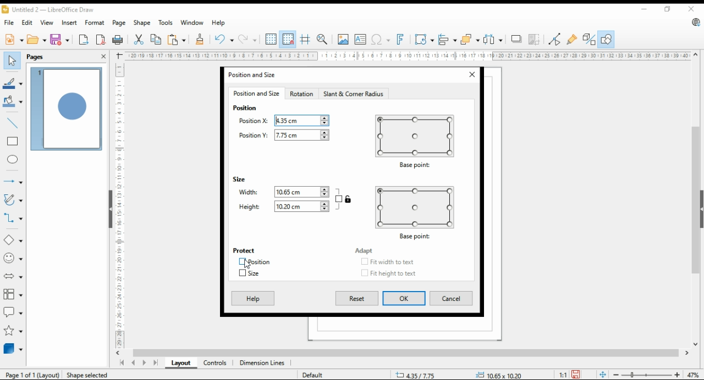 The height and width of the screenshot is (380, 704). What do you see at coordinates (119, 23) in the screenshot?
I see `page` at bounding box center [119, 23].